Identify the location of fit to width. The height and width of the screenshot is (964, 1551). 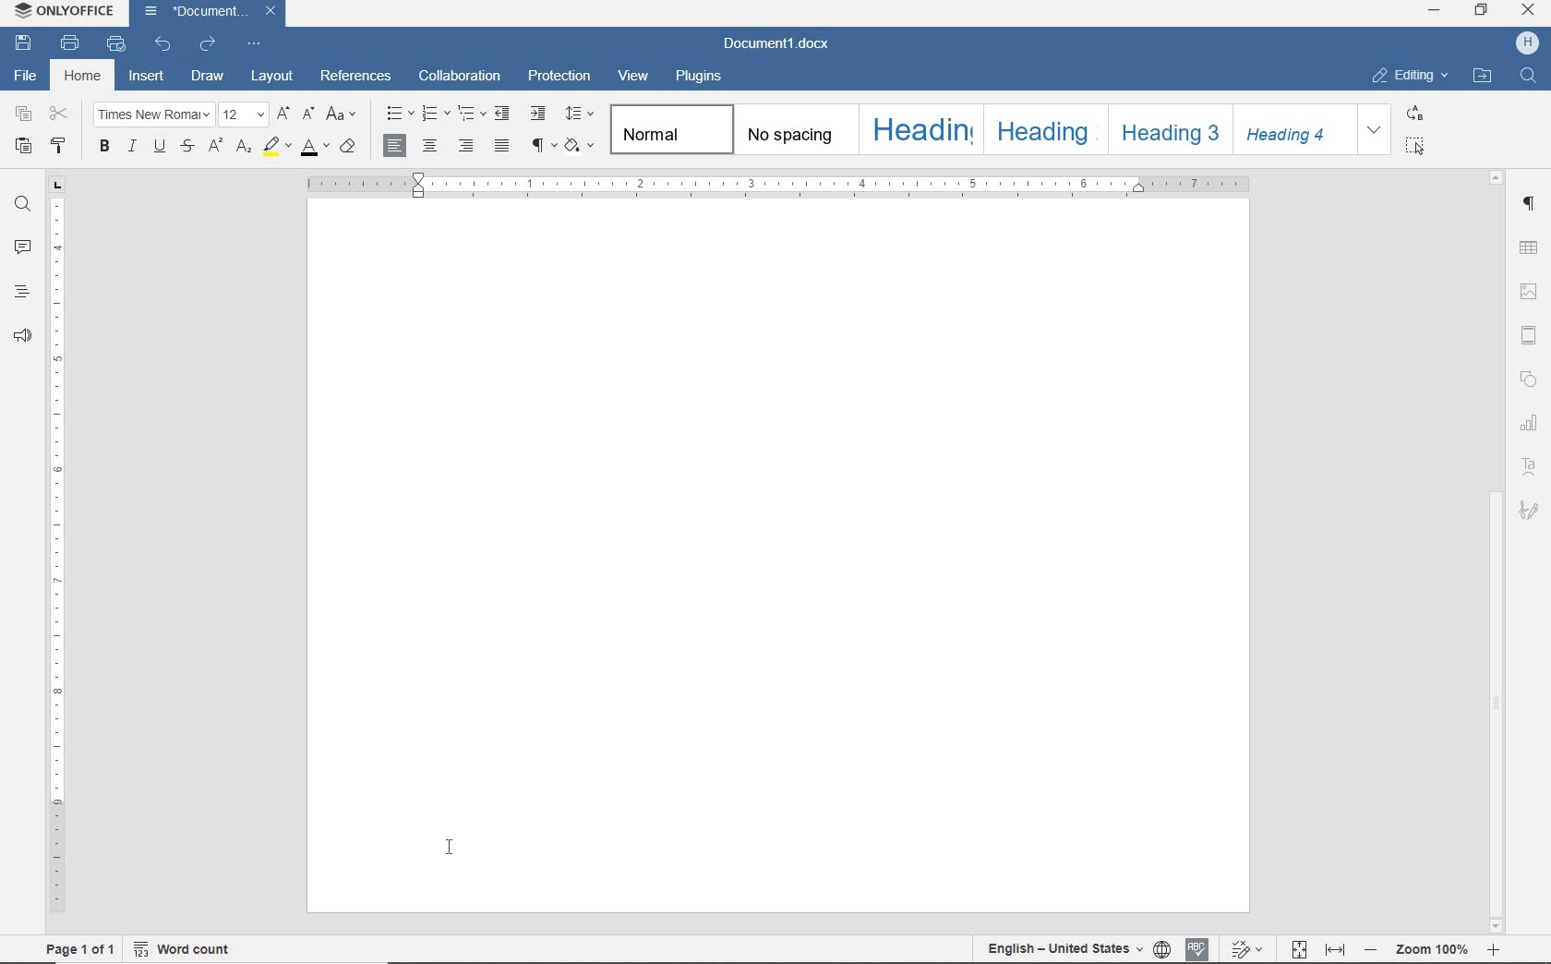
(1336, 951).